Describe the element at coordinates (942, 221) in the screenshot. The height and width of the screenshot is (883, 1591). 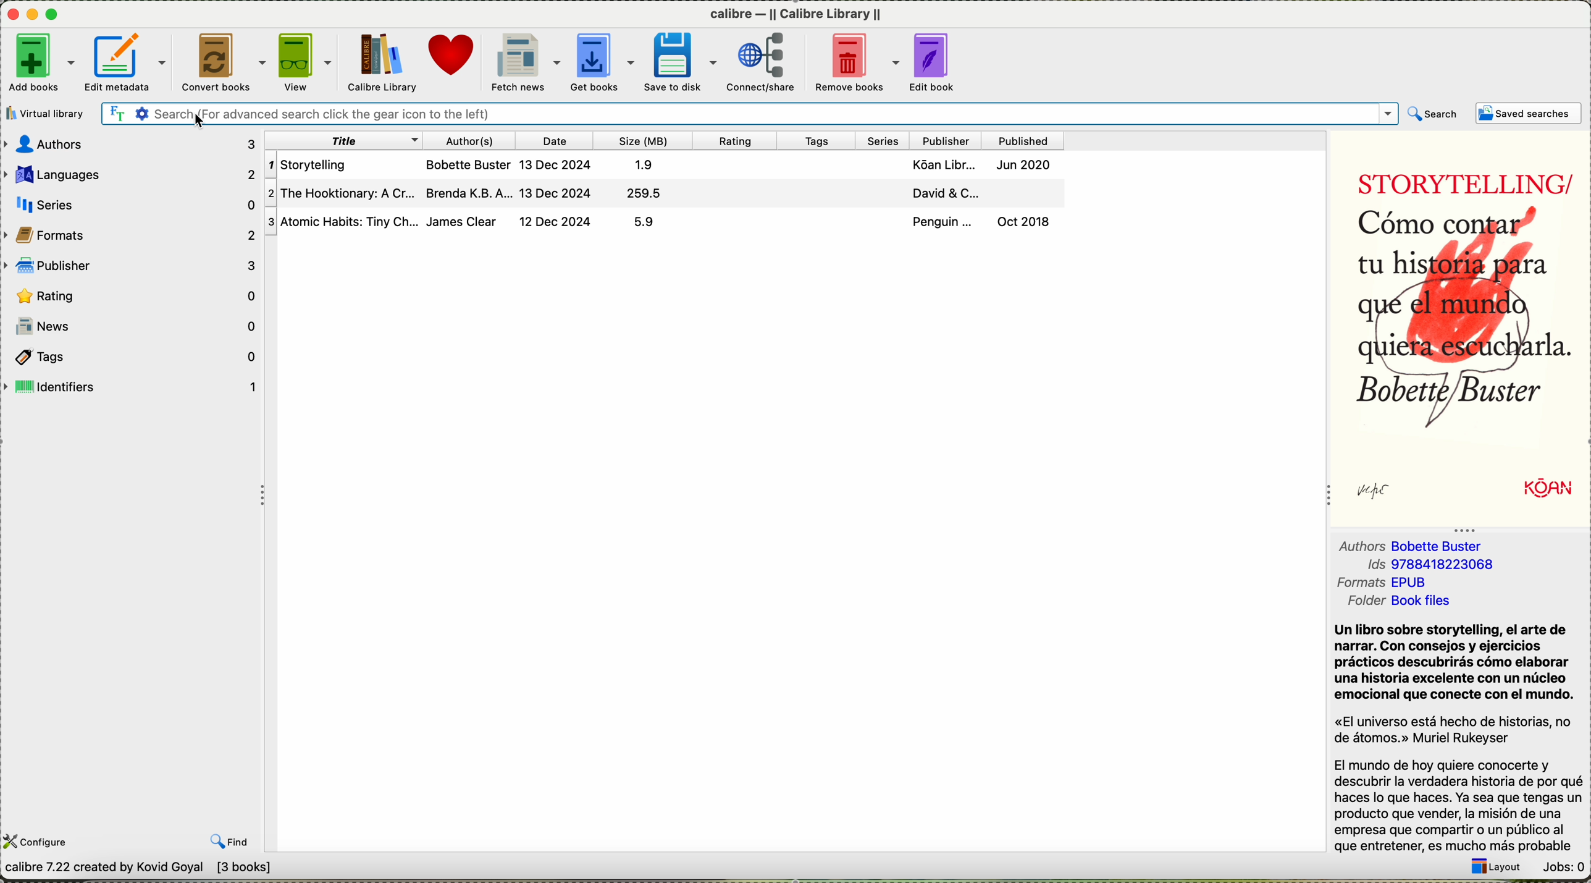
I see `Penguin` at that location.